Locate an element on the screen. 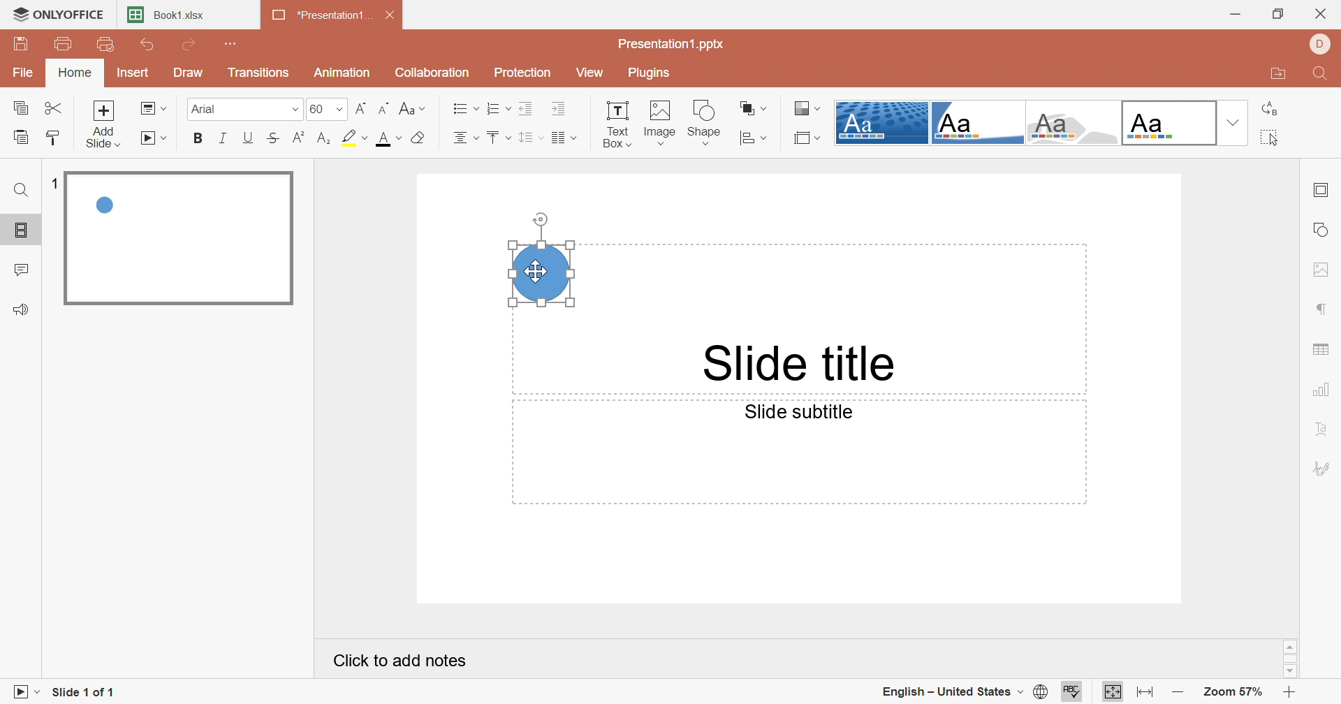  Presentation.pptx is located at coordinates (671, 43).